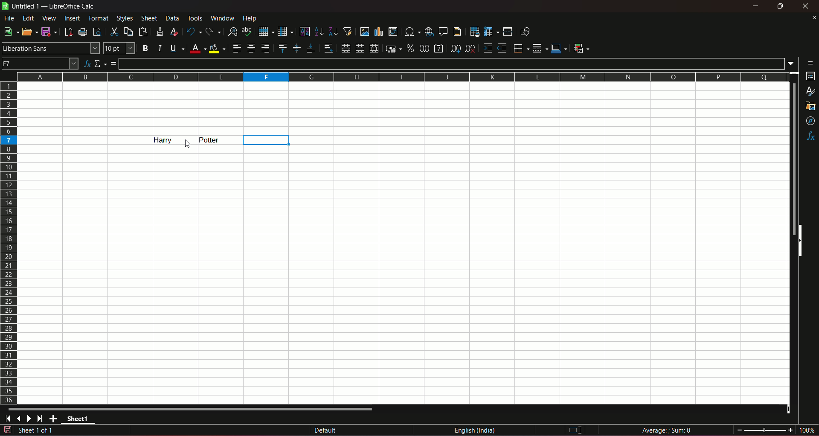 The height and width of the screenshot is (436, 819). What do you see at coordinates (668, 430) in the screenshot?
I see `formula` at bounding box center [668, 430].